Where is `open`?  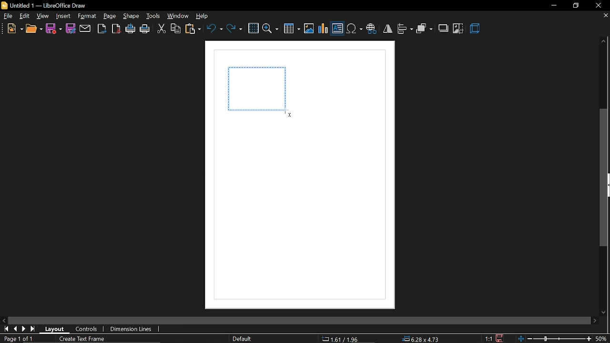 open is located at coordinates (34, 30).